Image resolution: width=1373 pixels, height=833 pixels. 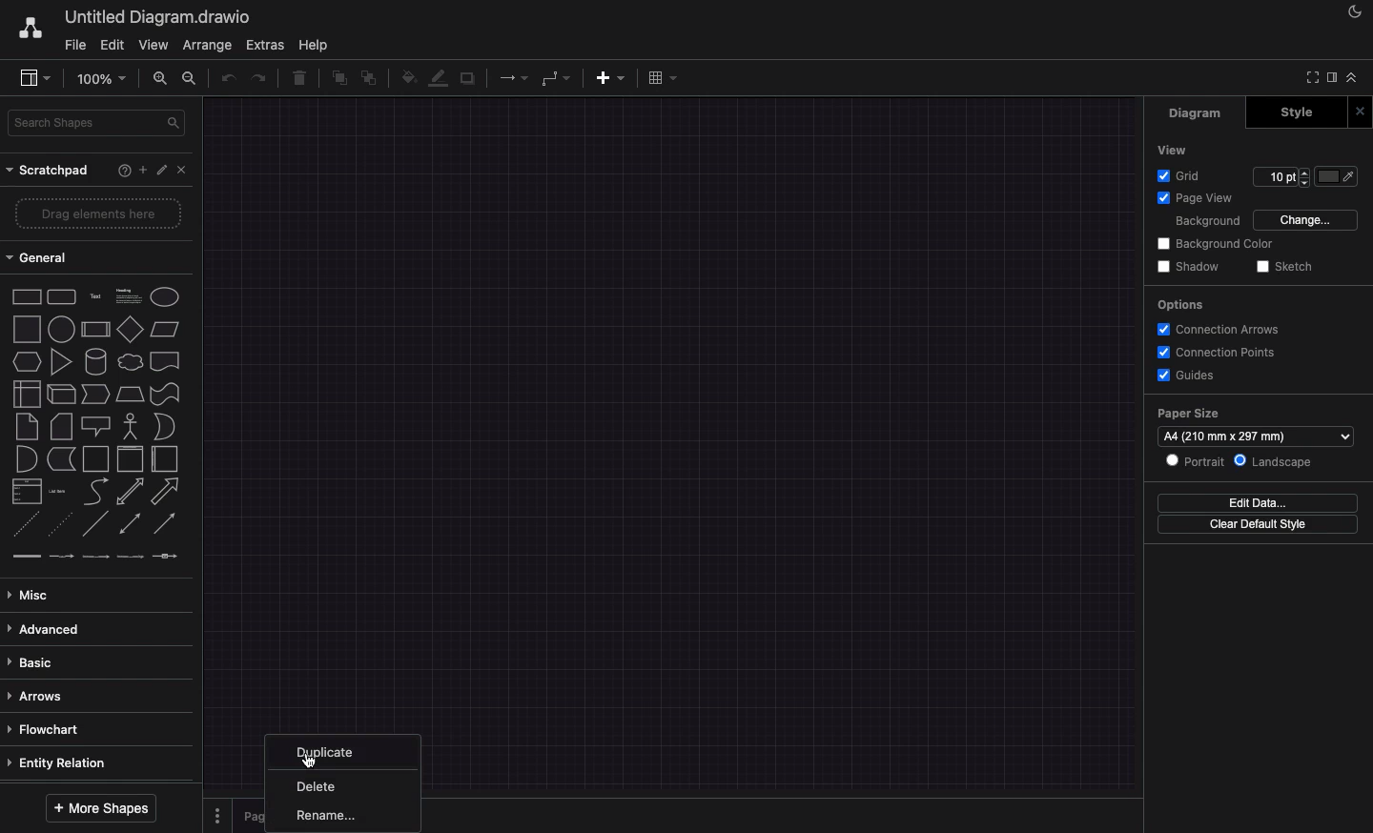 I want to click on duplicate, so click(x=342, y=752).